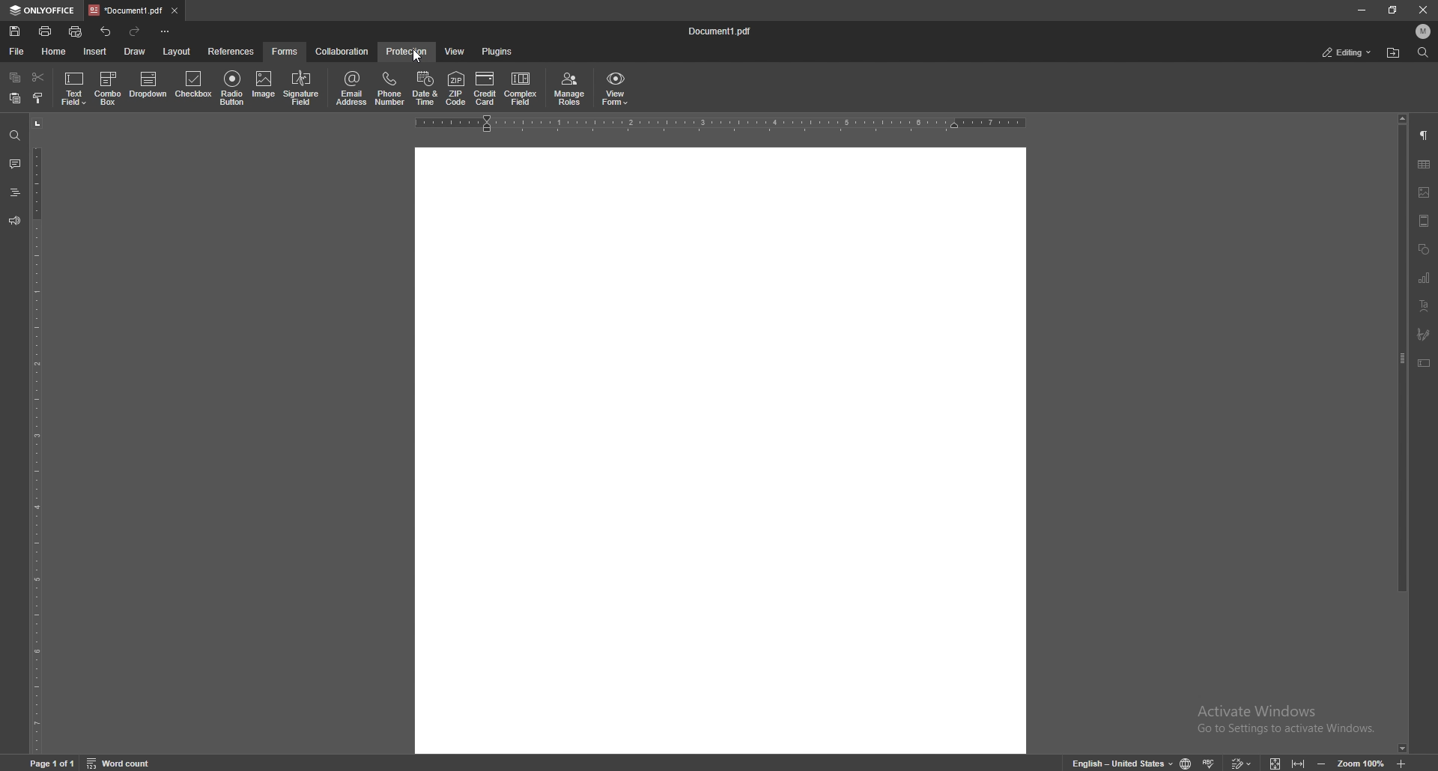  What do you see at coordinates (16, 31) in the screenshot?
I see `save` at bounding box center [16, 31].